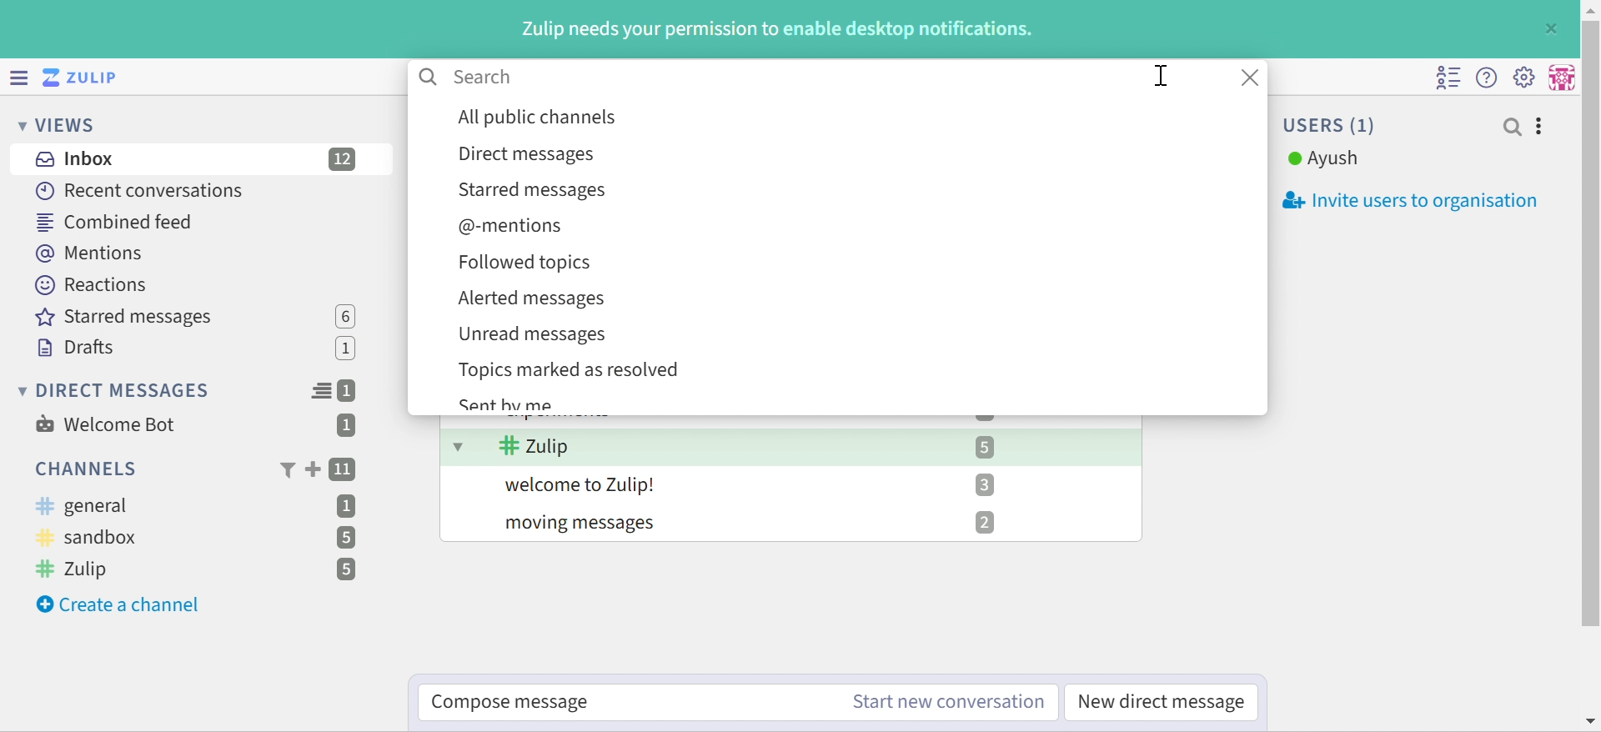  What do you see at coordinates (1162, 702) in the screenshot?
I see `New direct message` at bounding box center [1162, 702].